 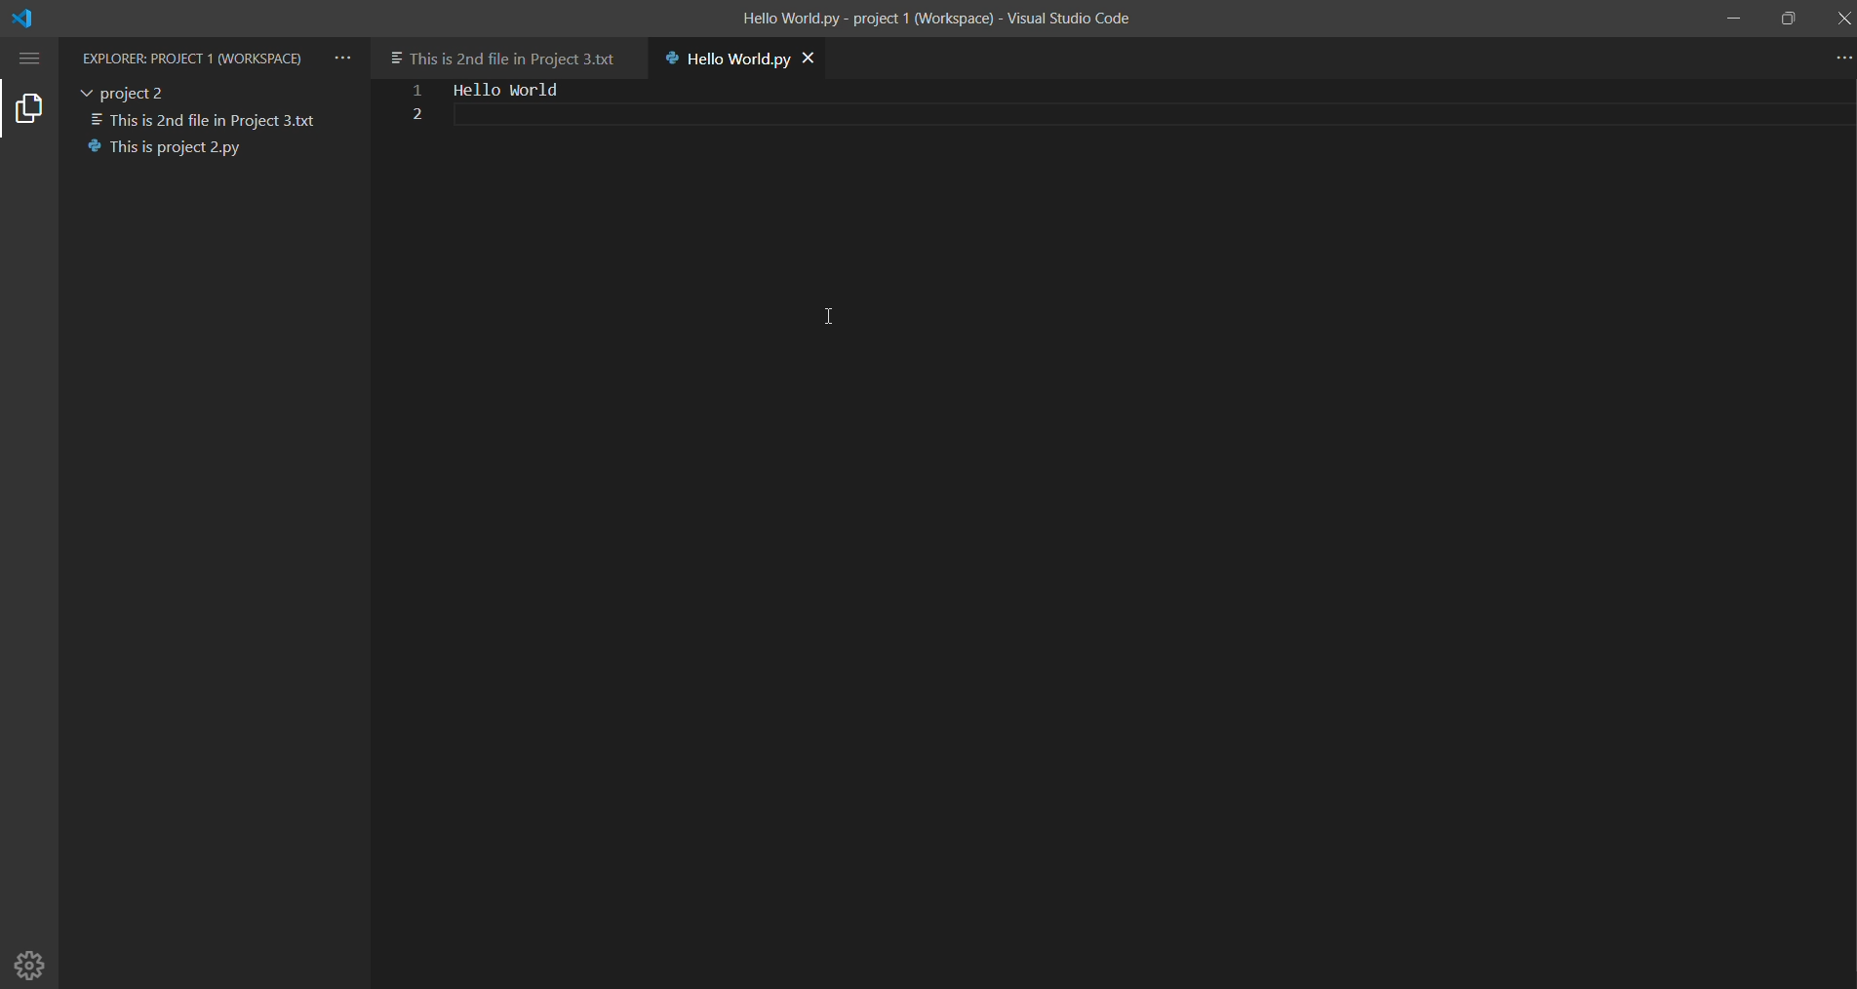 What do you see at coordinates (41, 18) in the screenshot?
I see `logo` at bounding box center [41, 18].